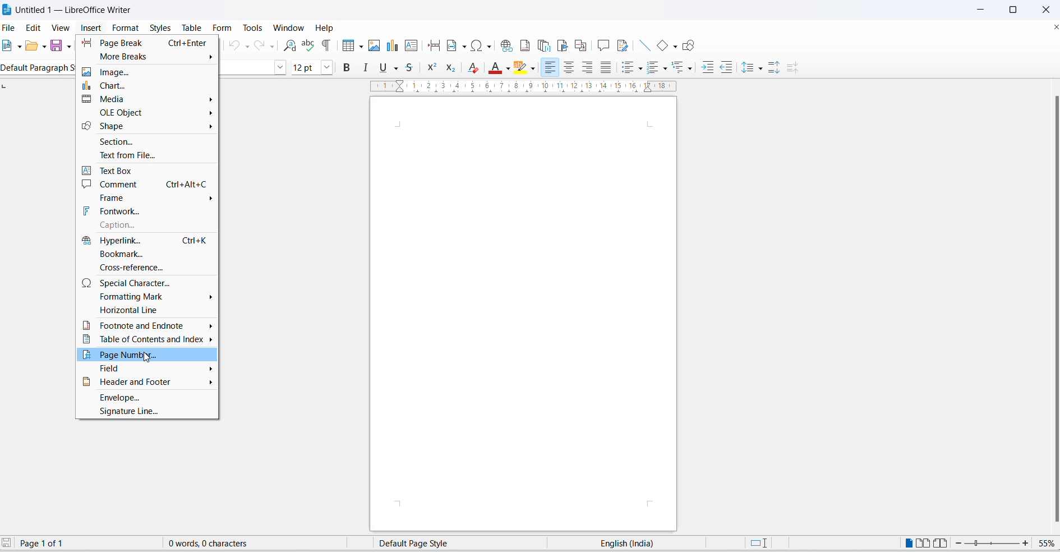 The width and height of the screenshot is (1060, 552). Describe the element at coordinates (146, 156) in the screenshot. I see `text from file` at that location.